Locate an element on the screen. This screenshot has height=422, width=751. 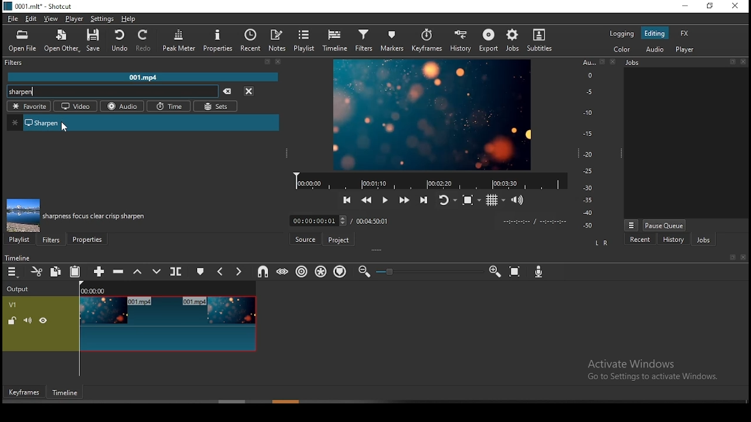
paste is located at coordinates (75, 272).